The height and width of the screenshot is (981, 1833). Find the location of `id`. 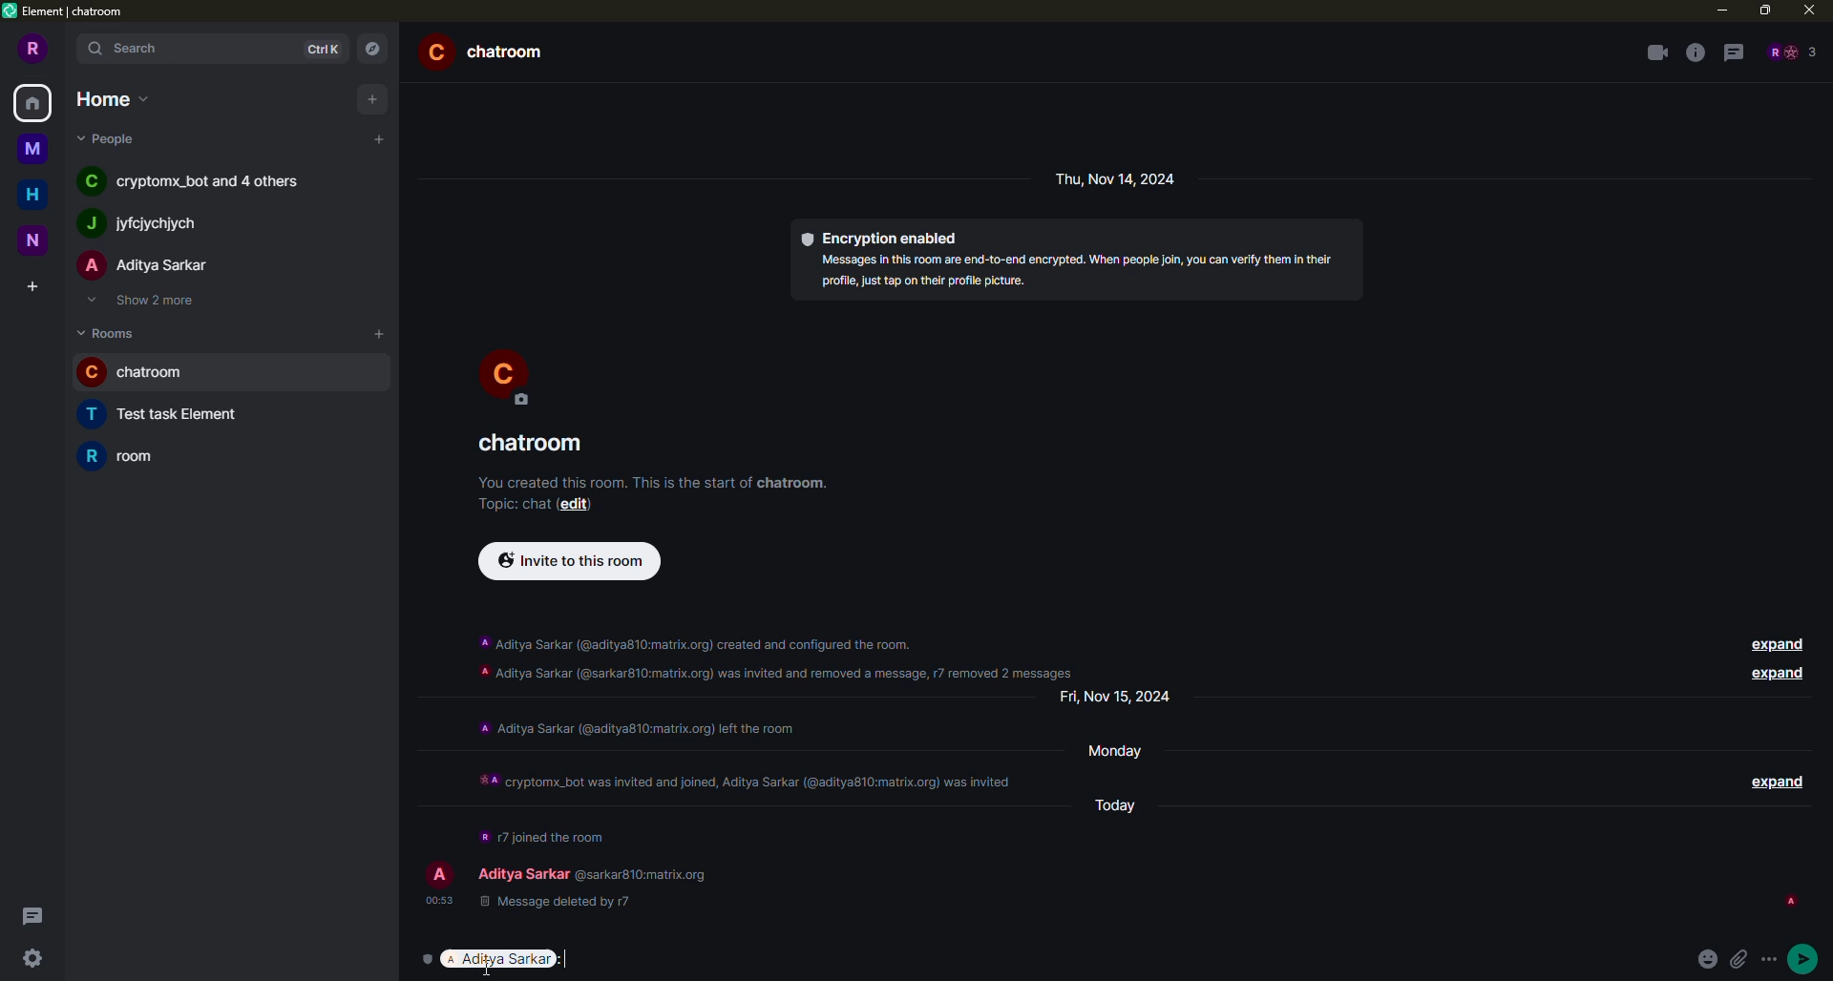

id is located at coordinates (1589, 902).